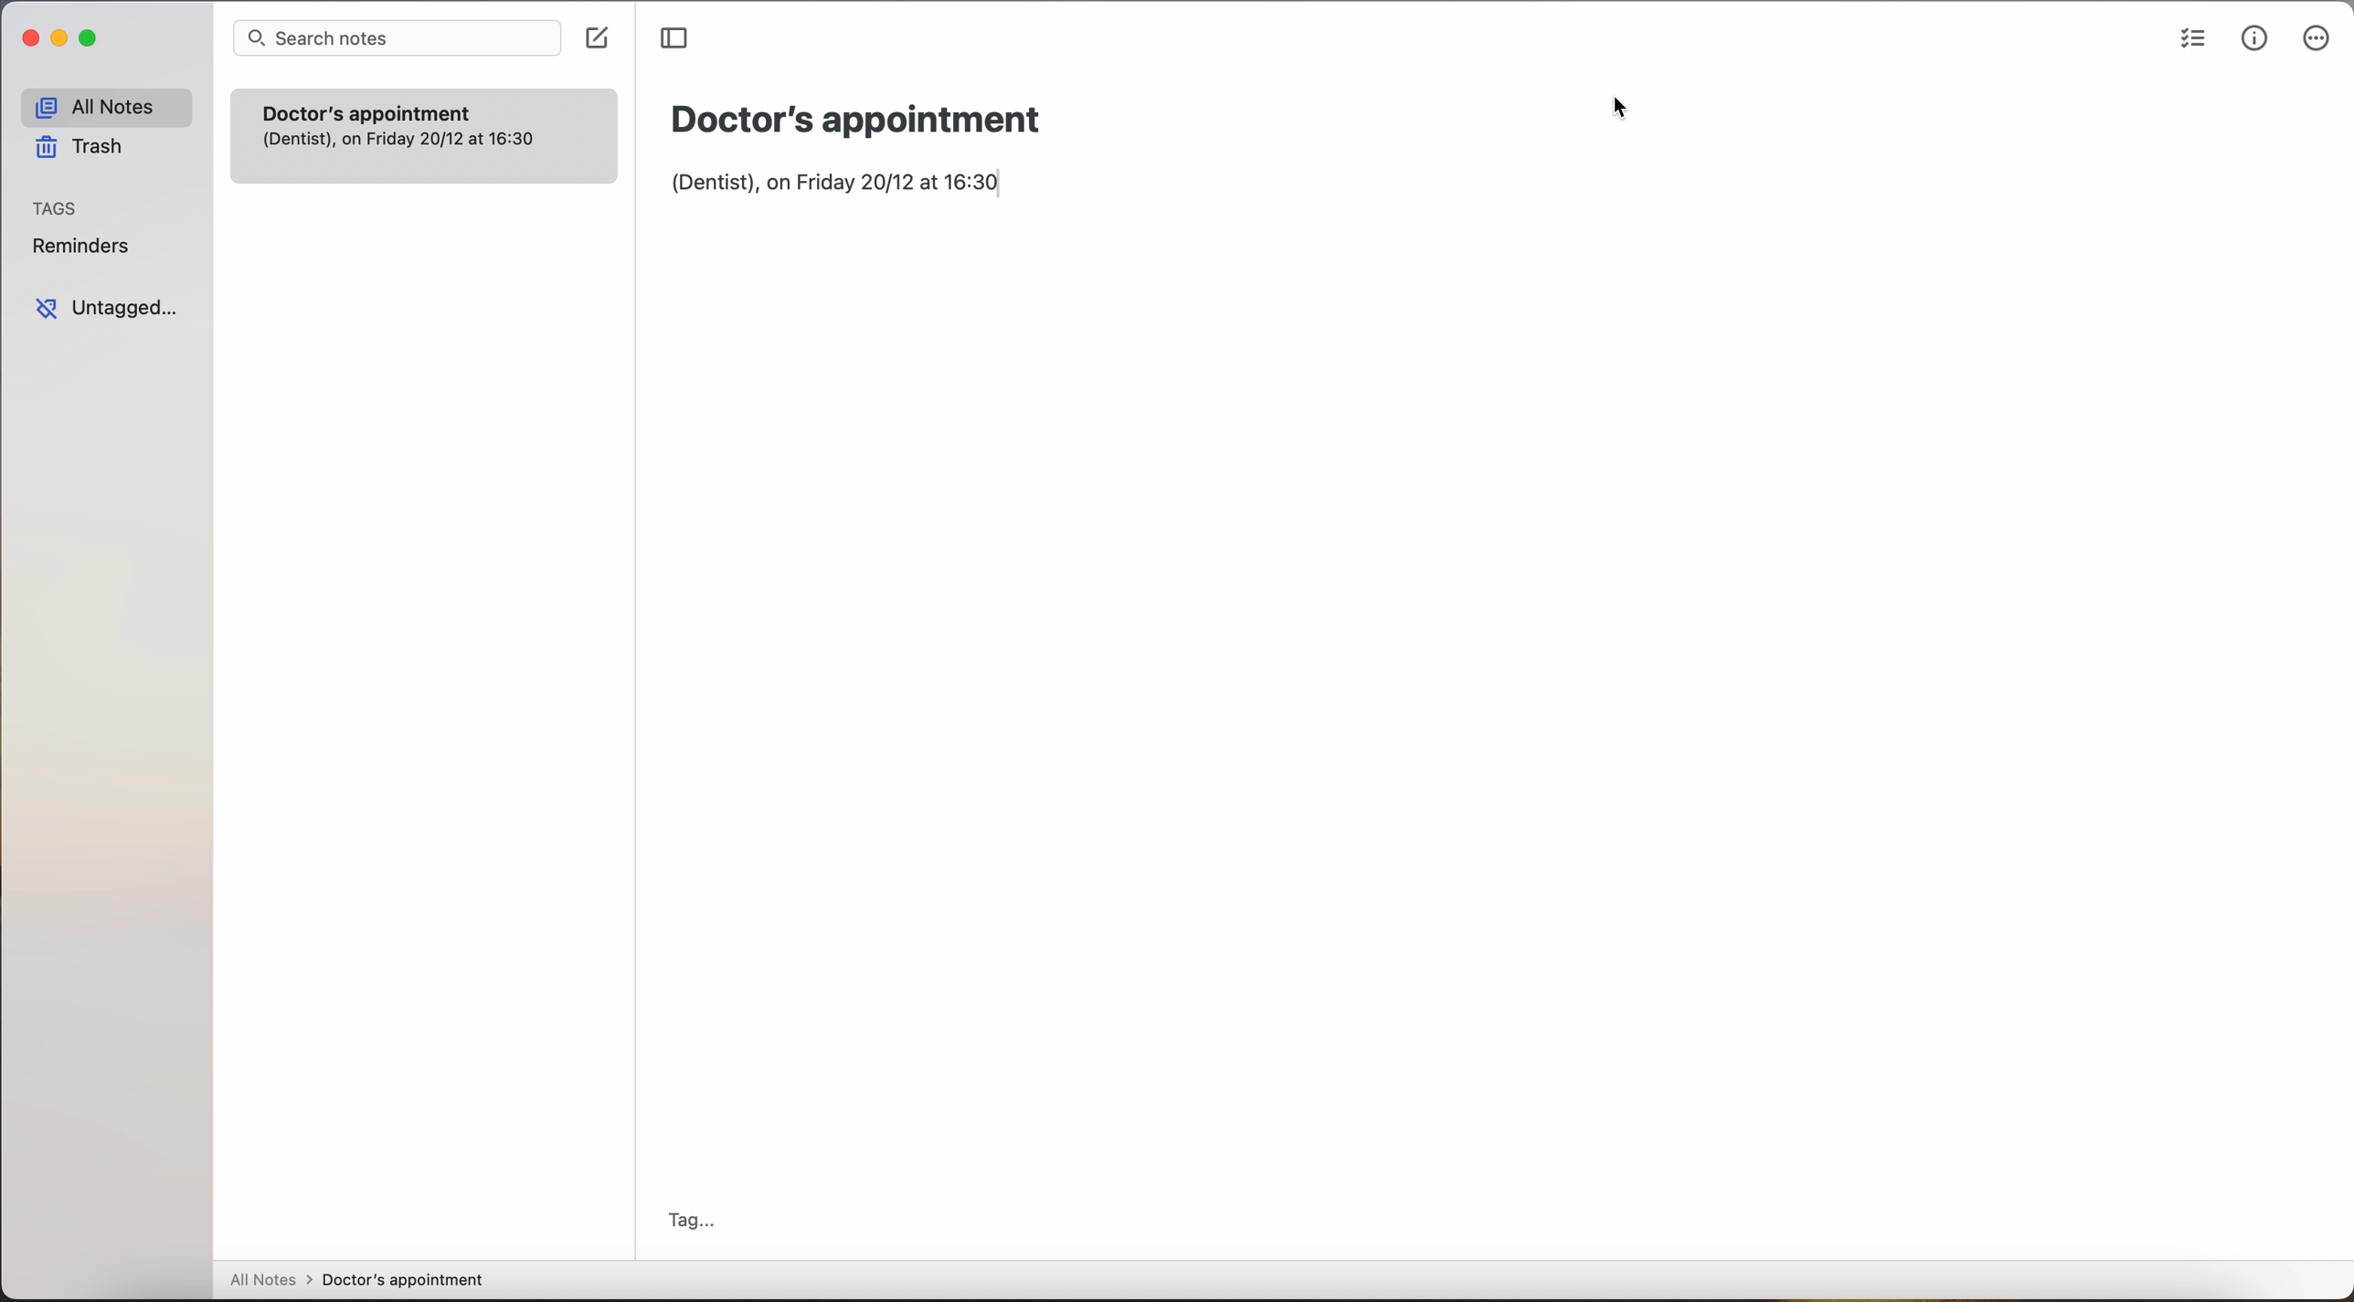 The width and height of the screenshot is (2354, 1302). What do you see at coordinates (2317, 38) in the screenshot?
I see `more options` at bounding box center [2317, 38].